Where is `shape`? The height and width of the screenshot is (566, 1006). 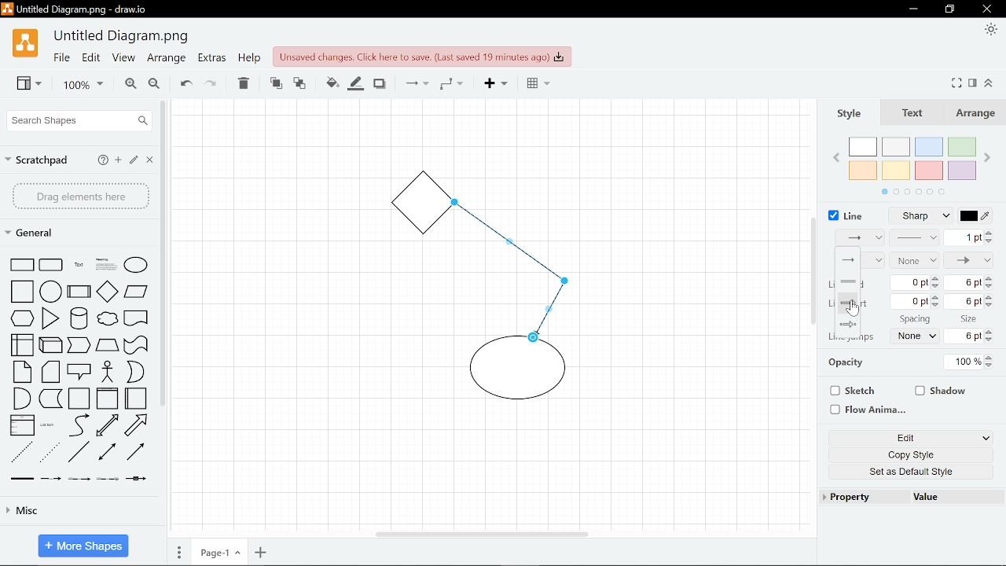
shape is located at coordinates (107, 399).